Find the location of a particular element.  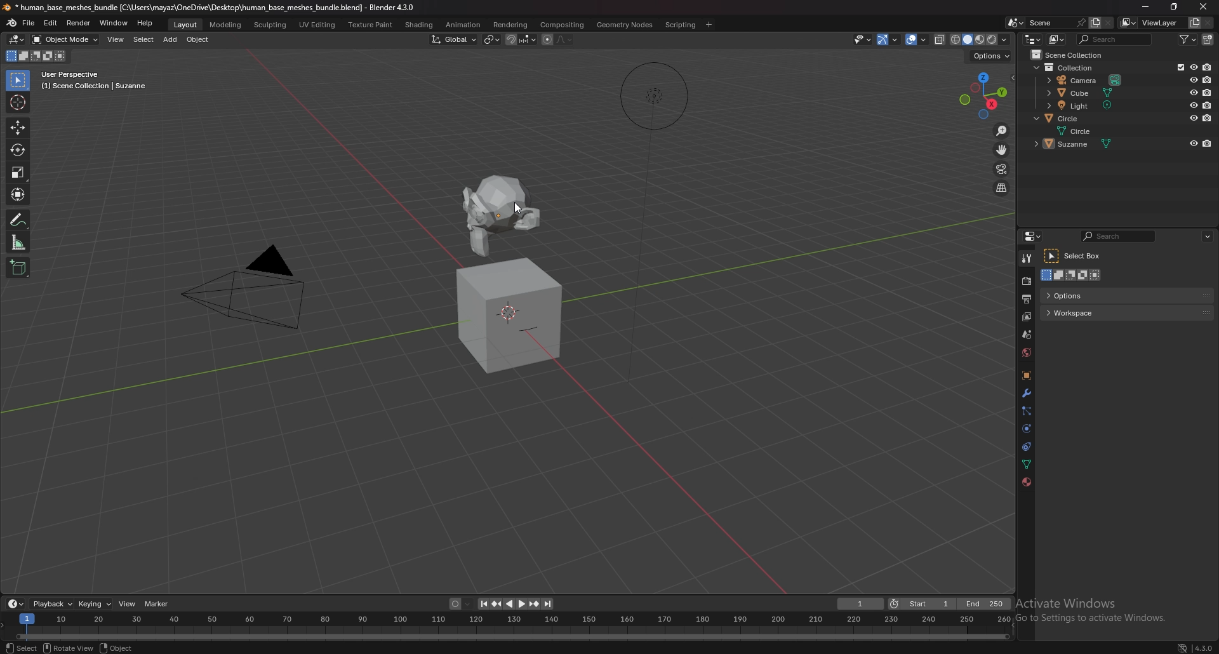

disable in renders is located at coordinates (1208, 105).